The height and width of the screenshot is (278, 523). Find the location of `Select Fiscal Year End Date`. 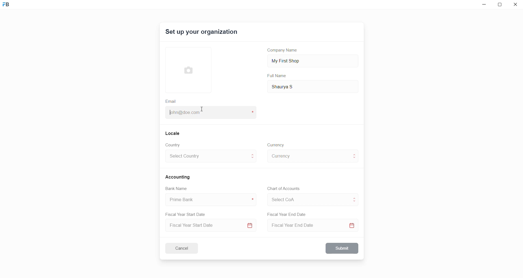

Select Fiscal Year End Date is located at coordinates (314, 226).